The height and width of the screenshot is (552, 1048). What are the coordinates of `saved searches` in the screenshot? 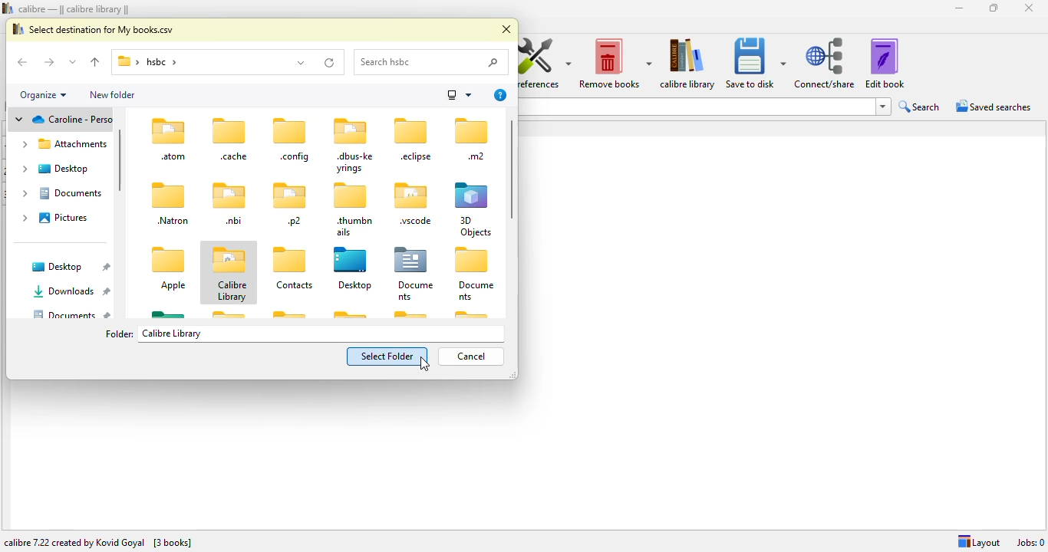 It's located at (994, 107).